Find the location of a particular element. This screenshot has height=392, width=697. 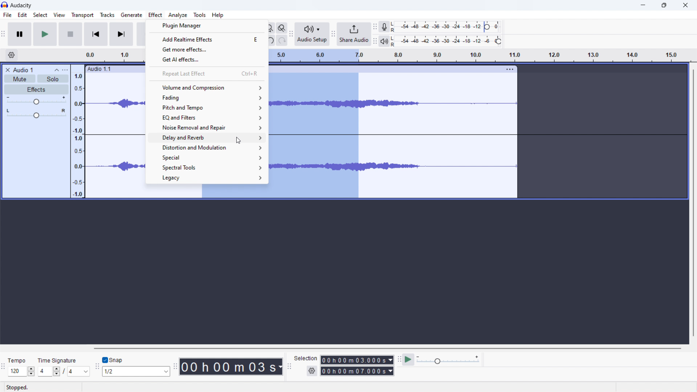

generate is located at coordinates (131, 15).